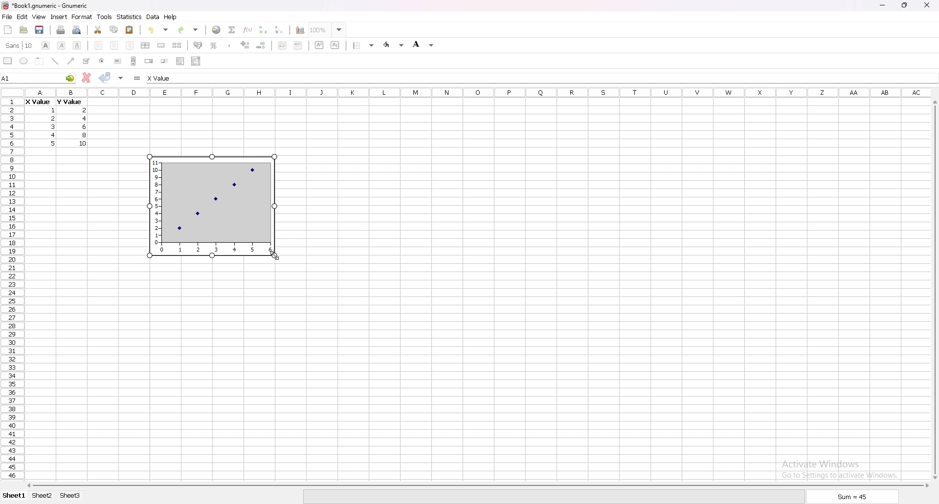 This screenshot has width=939, height=504. What do you see at coordinates (298, 45) in the screenshot?
I see `increase indent` at bounding box center [298, 45].